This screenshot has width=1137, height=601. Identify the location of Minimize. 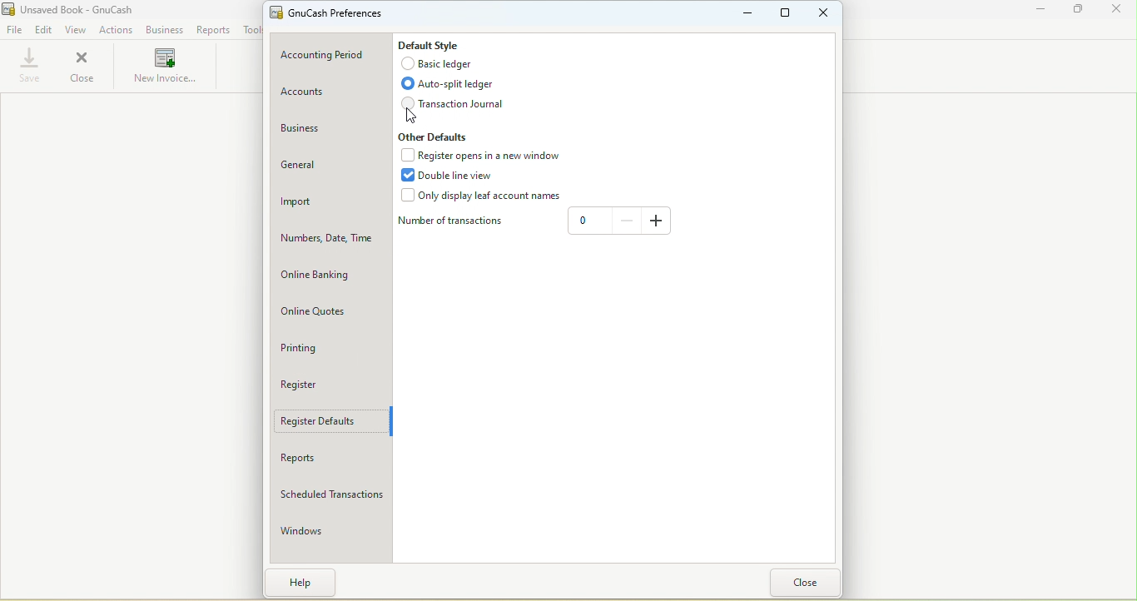
(746, 15).